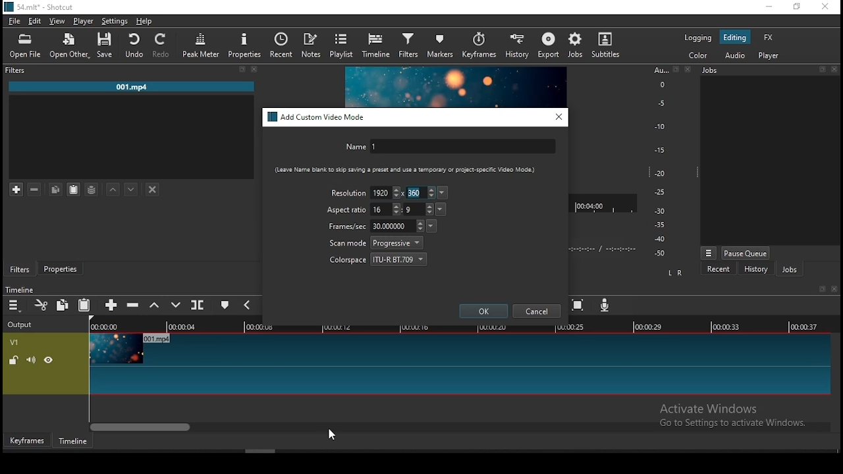 This screenshot has width=843, height=474. What do you see at coordinates (659, 149) in the screenshot?
I see `-15` at bounding box center [659, 149].